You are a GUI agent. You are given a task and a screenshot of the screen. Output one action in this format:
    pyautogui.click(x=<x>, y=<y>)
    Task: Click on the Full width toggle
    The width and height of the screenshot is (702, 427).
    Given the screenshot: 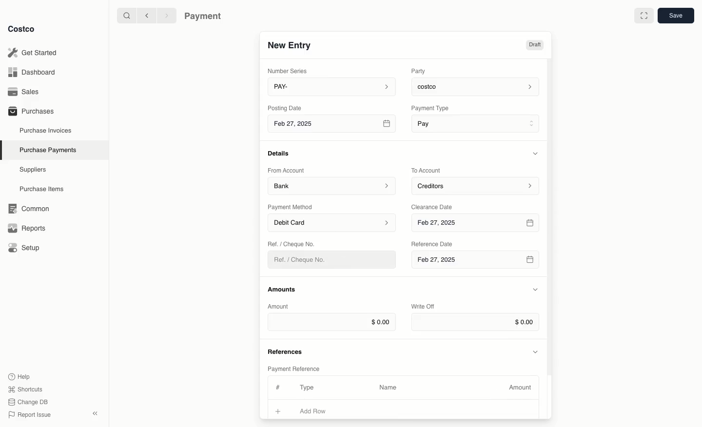 What is the action you would take?
    pyautogui.click(x=644, y=17)
    